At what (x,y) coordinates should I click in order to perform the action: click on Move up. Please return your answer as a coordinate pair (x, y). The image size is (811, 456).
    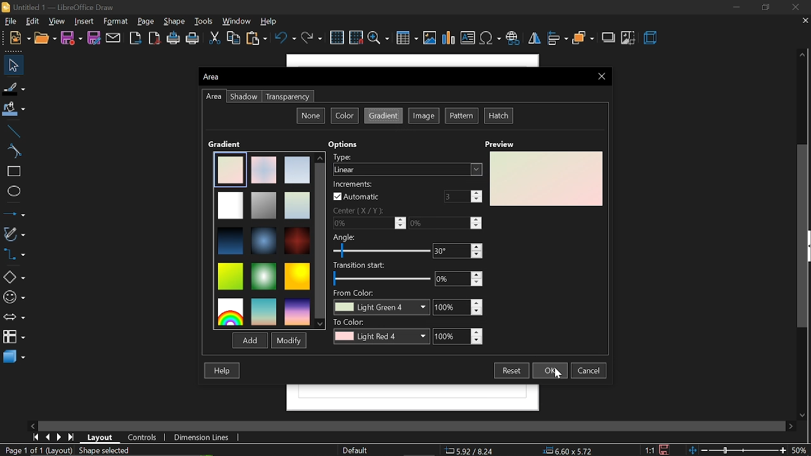
    Looking at the image, I should click on (801, 55).